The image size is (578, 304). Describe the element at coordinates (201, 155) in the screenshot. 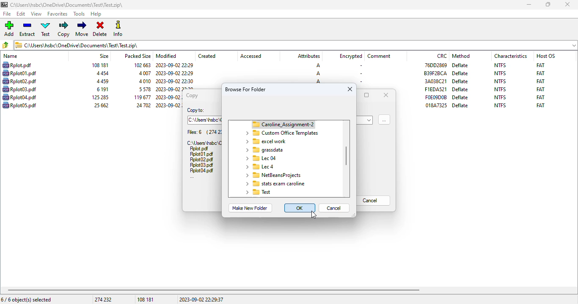

I see `file` at that location.